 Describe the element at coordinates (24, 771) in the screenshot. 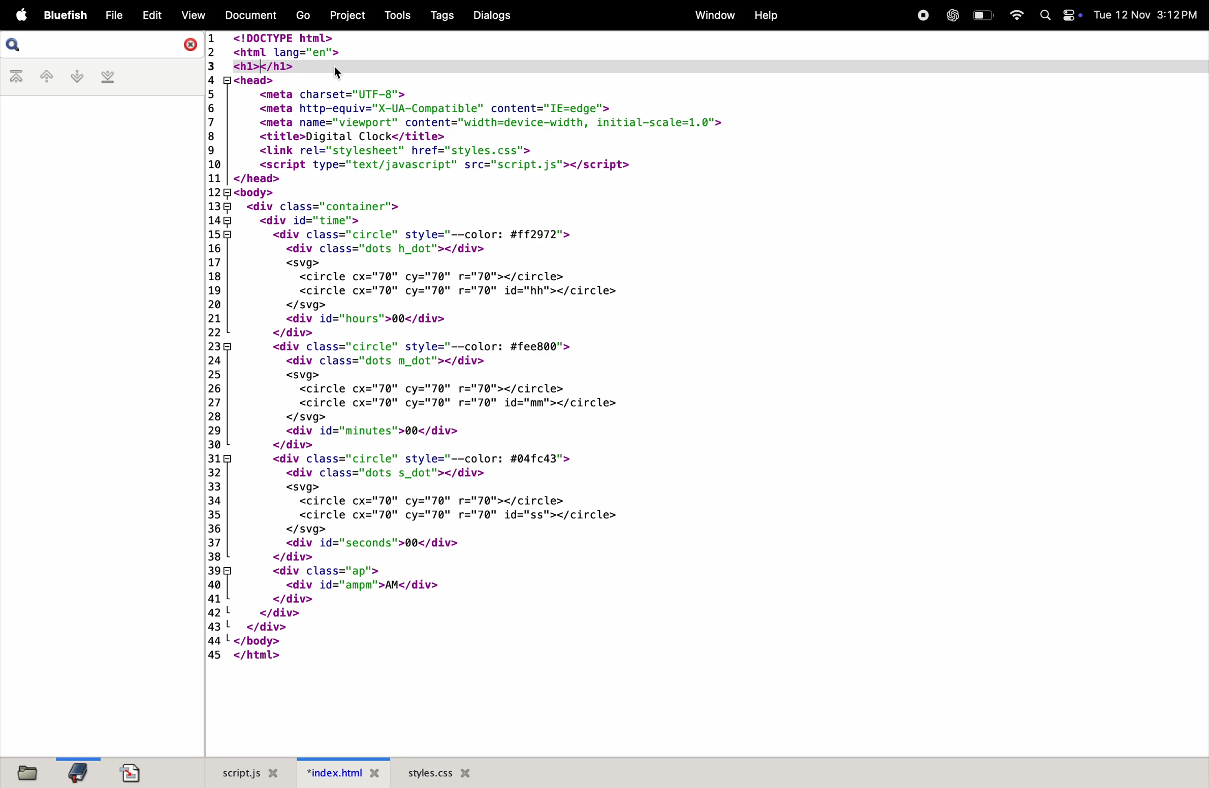

I see `new file` at that location.